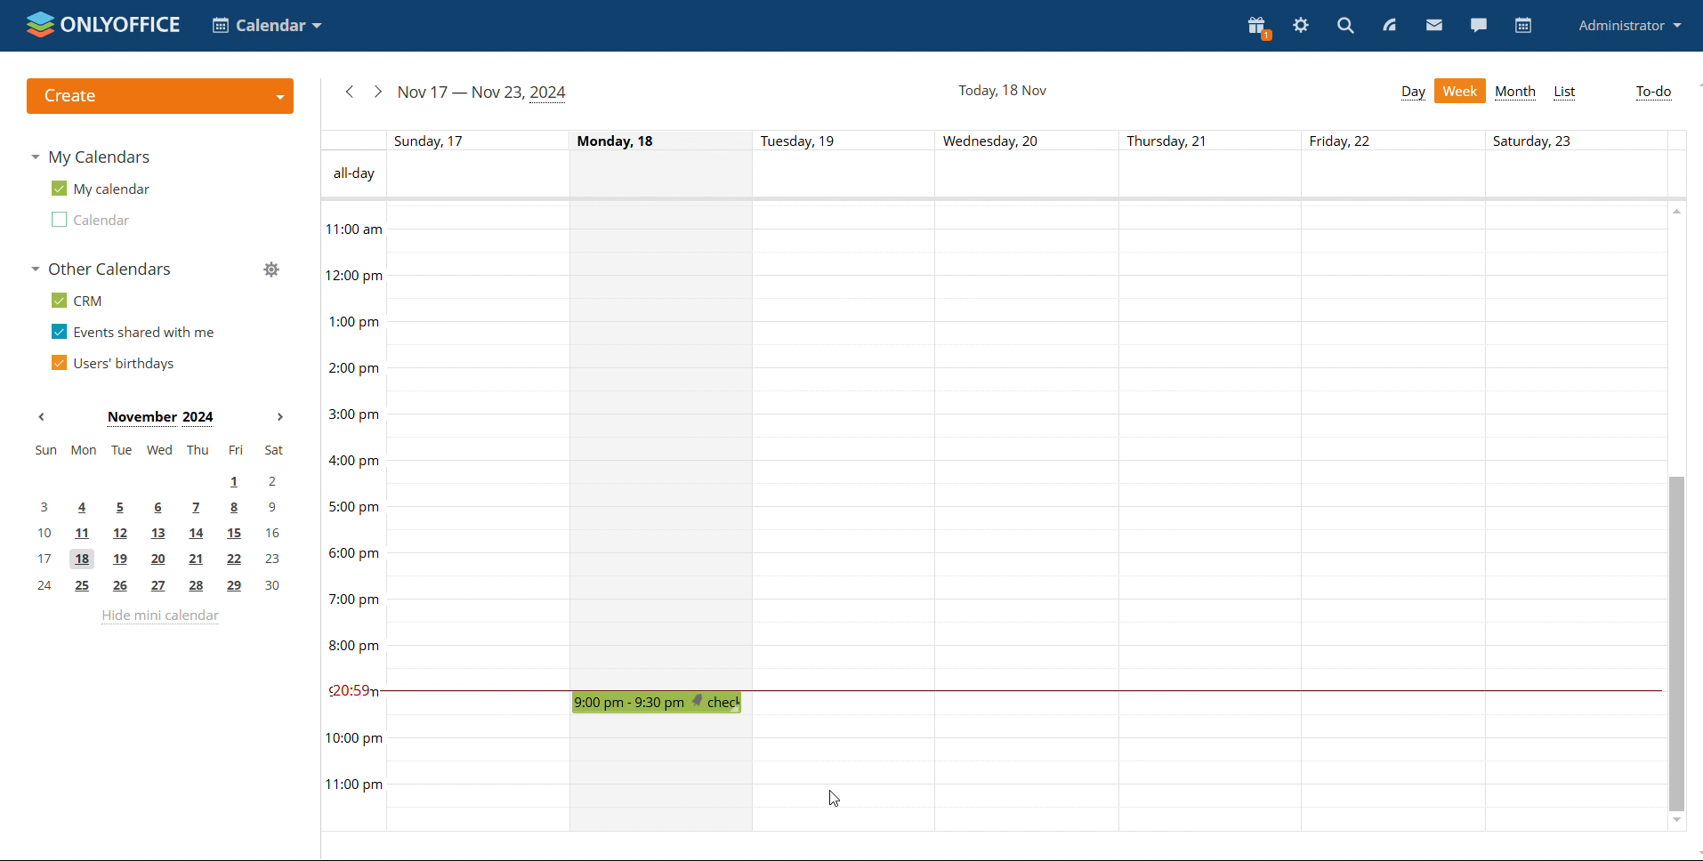  Describe the element at coordinates (1654, 93) in the screenshot. I see `to-do` at that location.